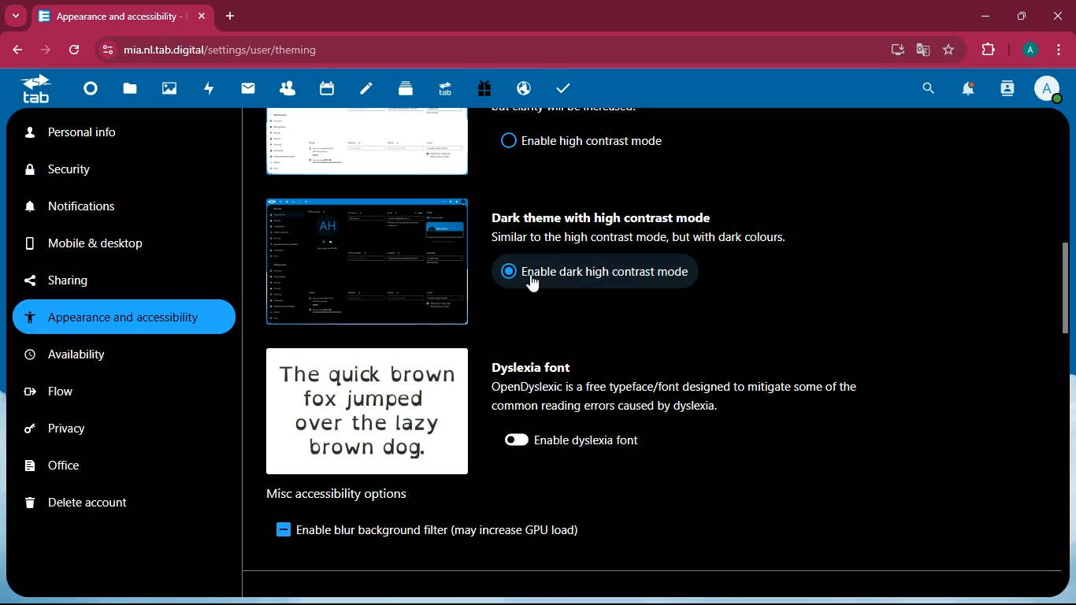 The image size is (1076, 605). I want to click on options, so click(338, 492).